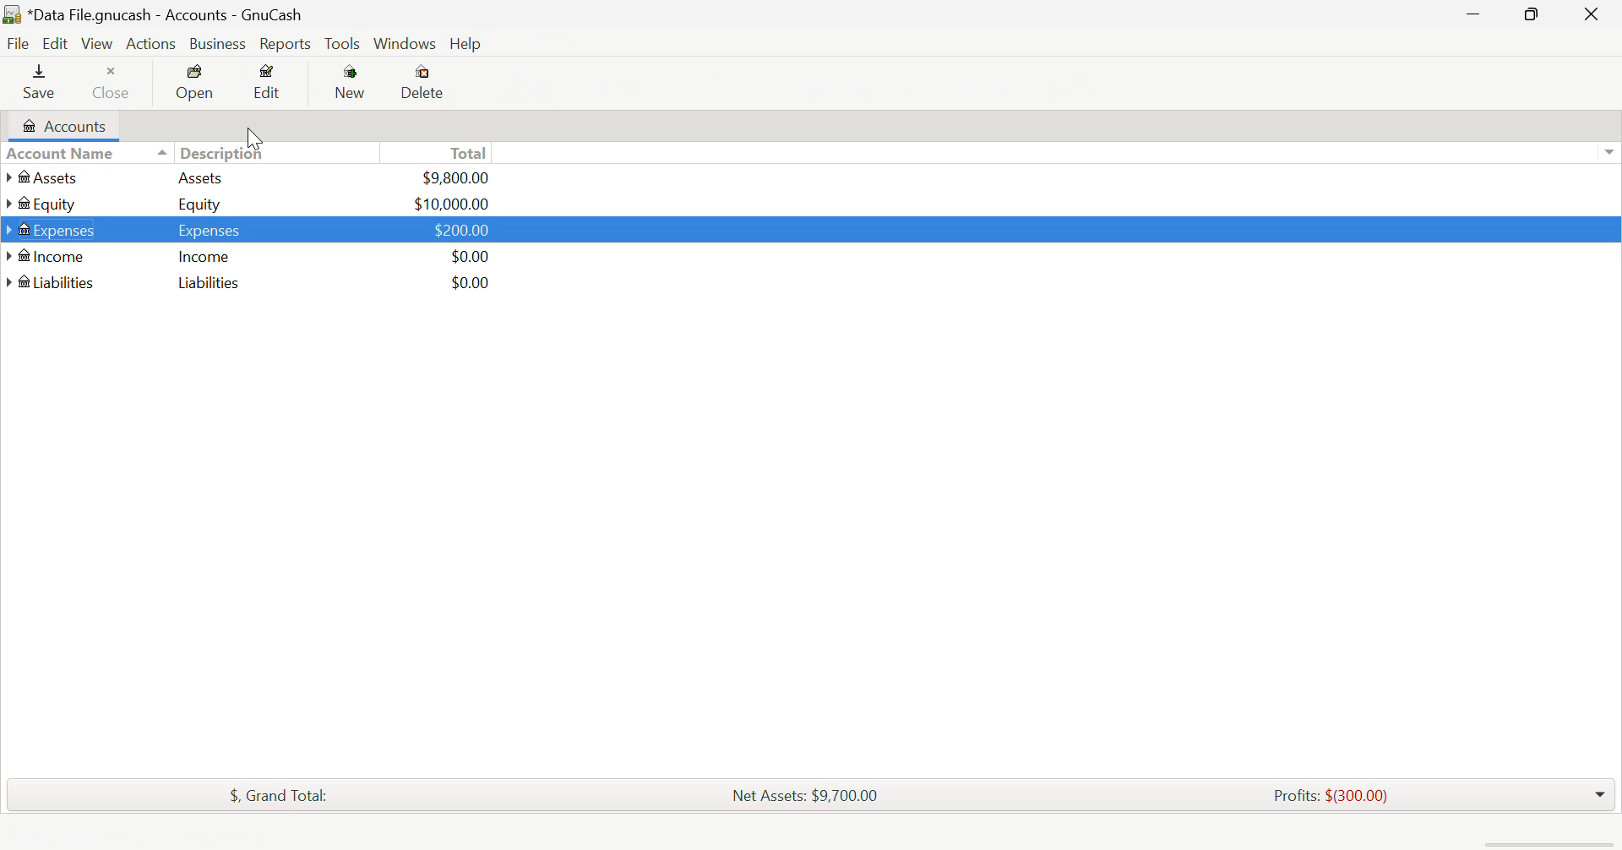 The width and height of the screenshot is (1622, 850). What do you see at coordinates (248, 177) in the screenshot?
I see `Assets Assets $9,800.00` at bounding box center [248, 177].